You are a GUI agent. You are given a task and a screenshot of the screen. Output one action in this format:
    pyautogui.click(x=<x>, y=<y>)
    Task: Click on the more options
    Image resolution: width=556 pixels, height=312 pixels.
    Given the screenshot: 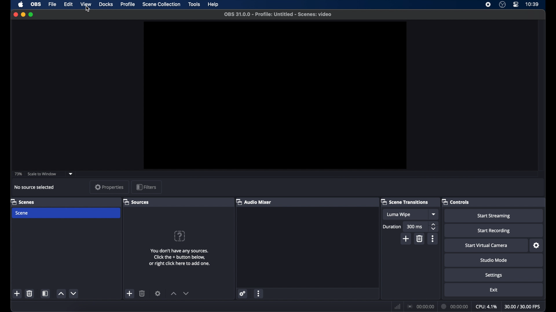 What is the action you would take?
    pyautogui.click(x=433, y=239)
    